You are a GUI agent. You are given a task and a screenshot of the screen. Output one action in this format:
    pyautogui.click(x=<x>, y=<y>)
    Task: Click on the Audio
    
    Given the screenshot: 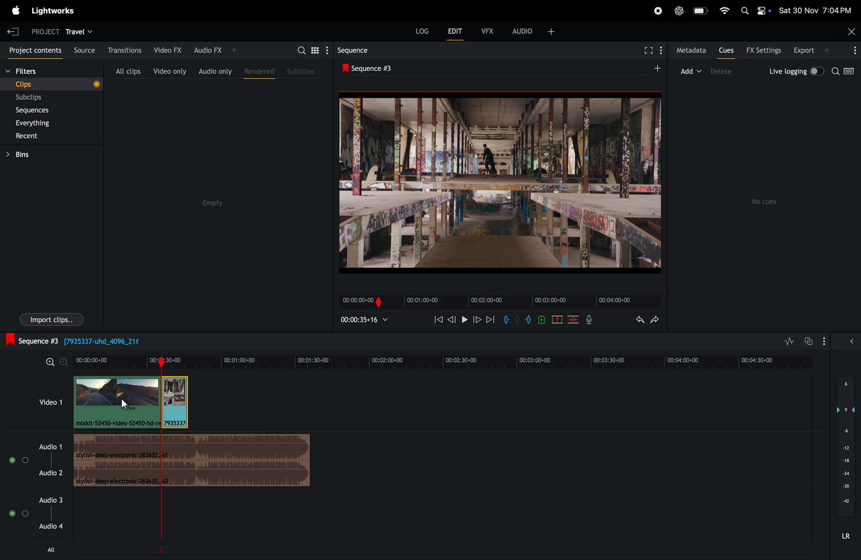 What is the action you would take?
    pyautogui.click(x=19, y=461)
    